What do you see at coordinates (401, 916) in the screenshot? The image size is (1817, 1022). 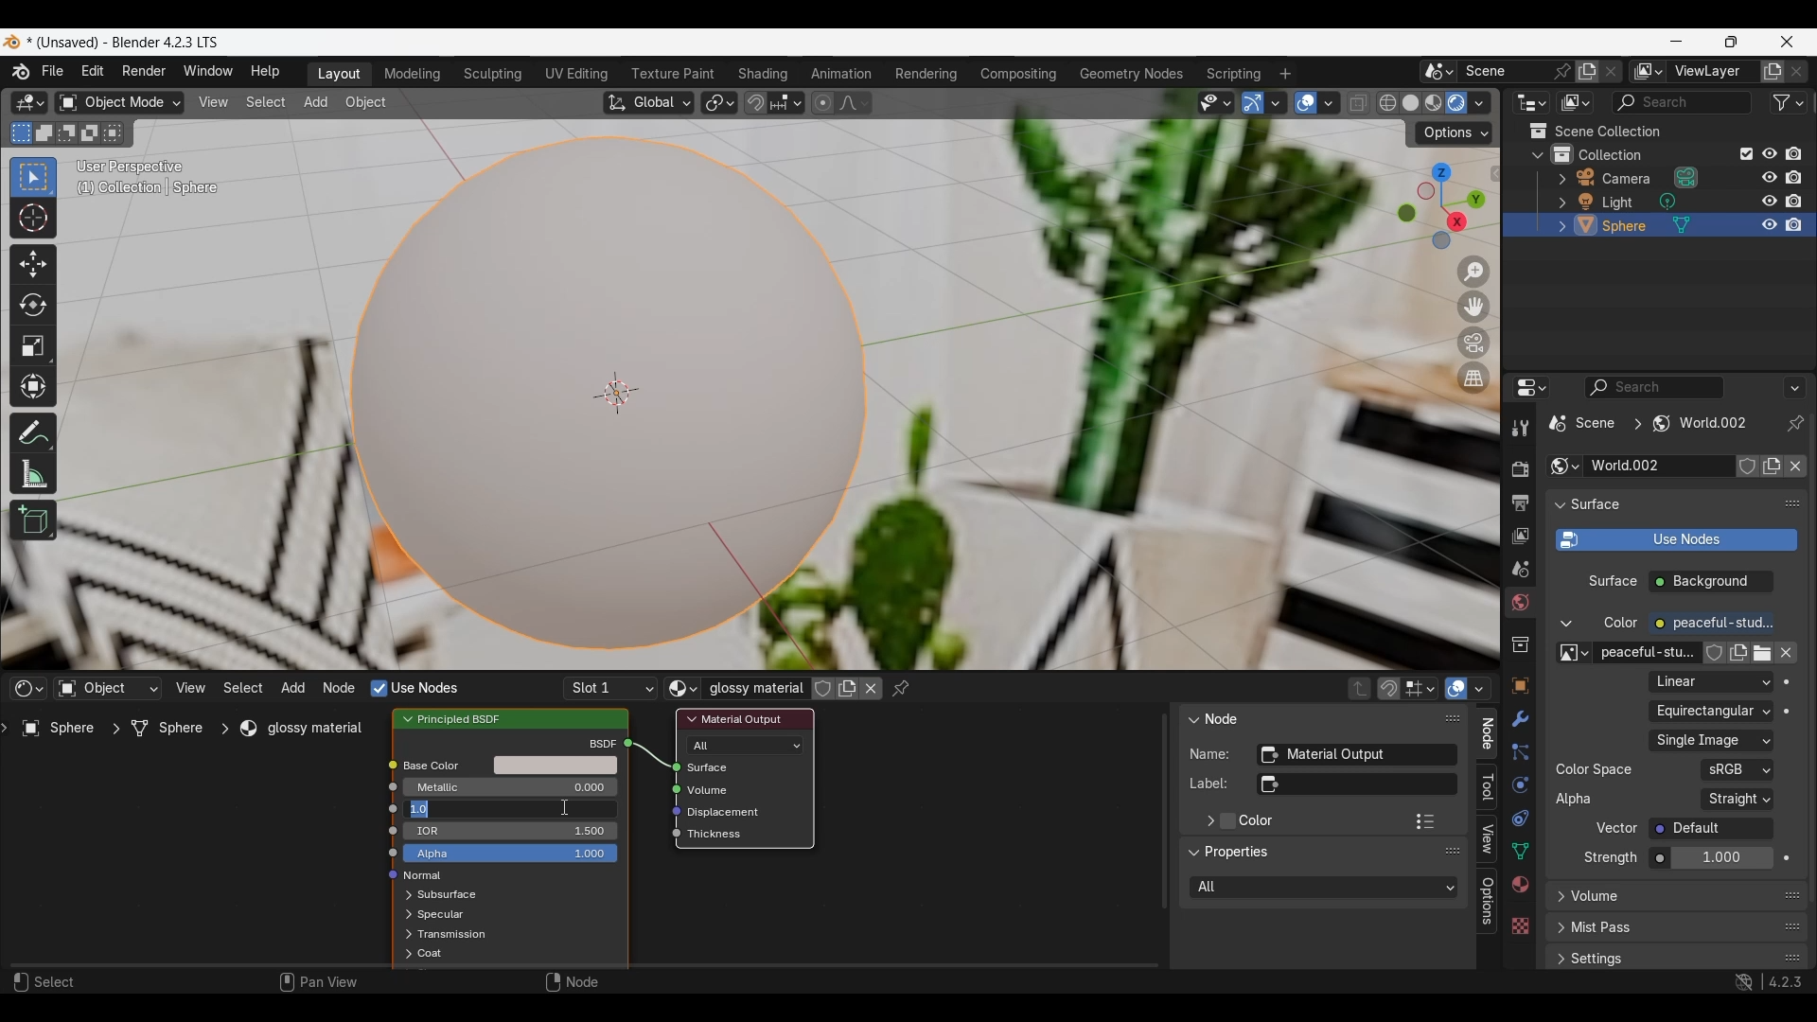 I see `expand respective scenes` at bounding box center [401, 916].